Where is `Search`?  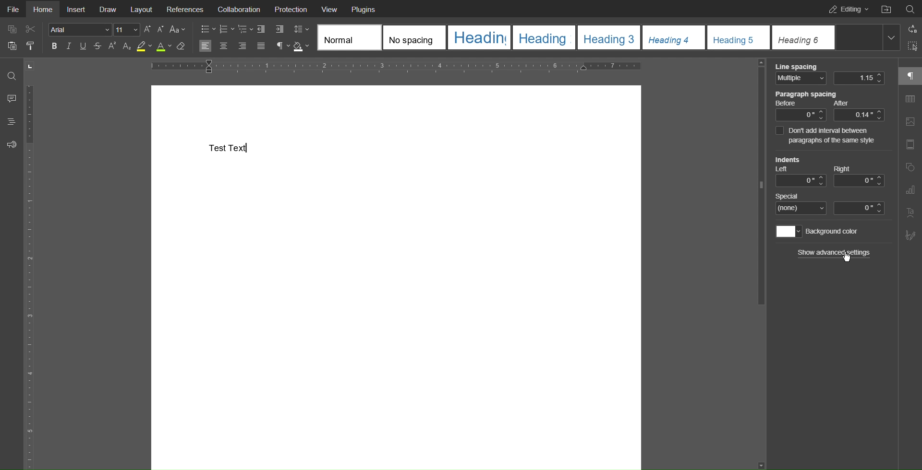 Search is located at coordinates (910, 8).